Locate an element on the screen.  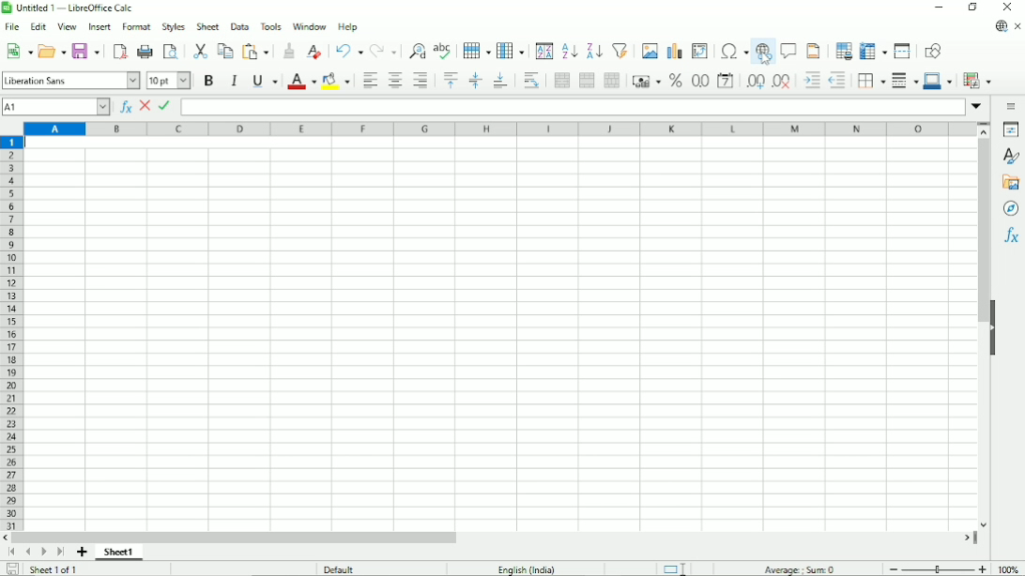
Cut is located at coordinates (201, 51).